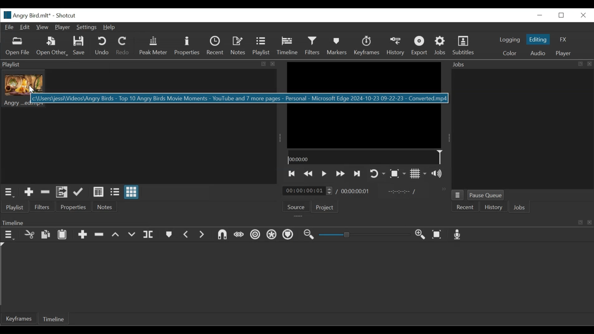  I want to click on Notes, so click(104, 207).